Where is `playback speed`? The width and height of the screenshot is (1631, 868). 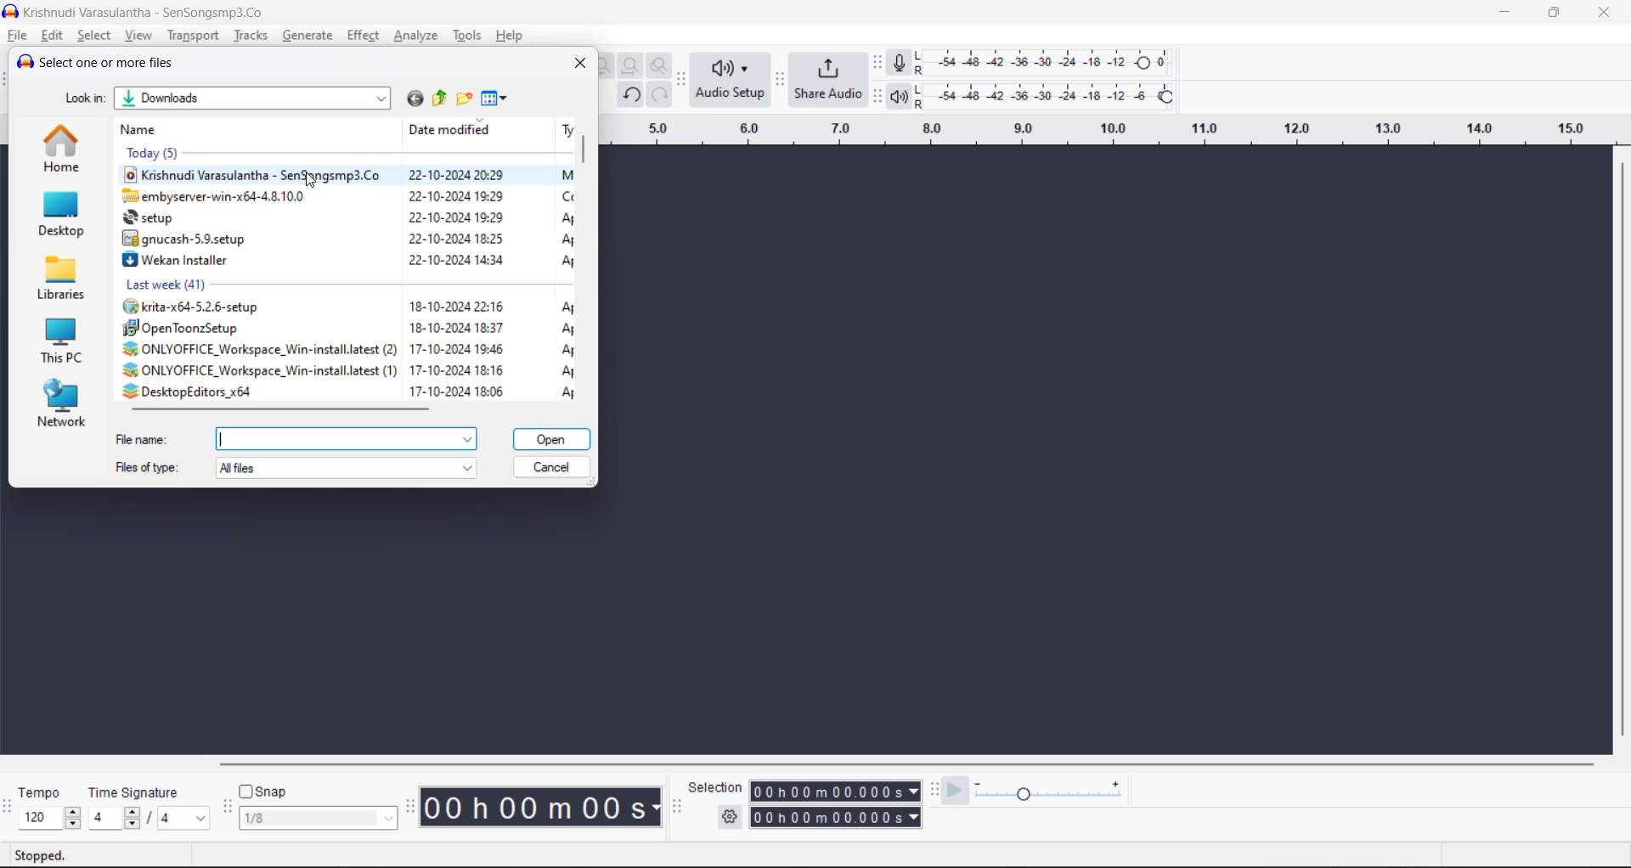
playback speed is located at coordinates (1049, 788).